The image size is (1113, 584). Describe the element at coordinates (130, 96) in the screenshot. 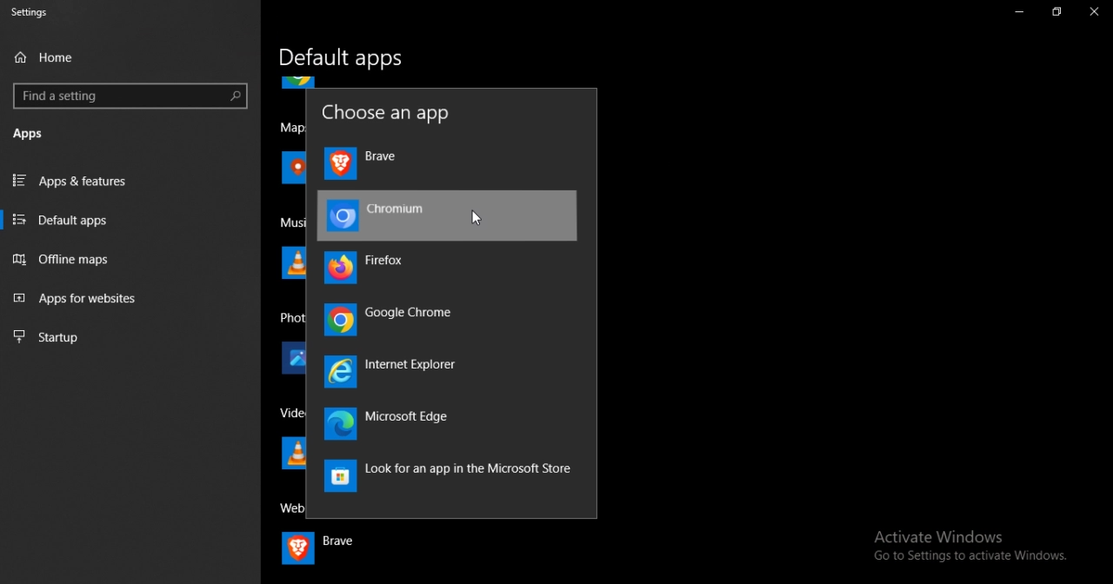

I see `find a settings` at that location.